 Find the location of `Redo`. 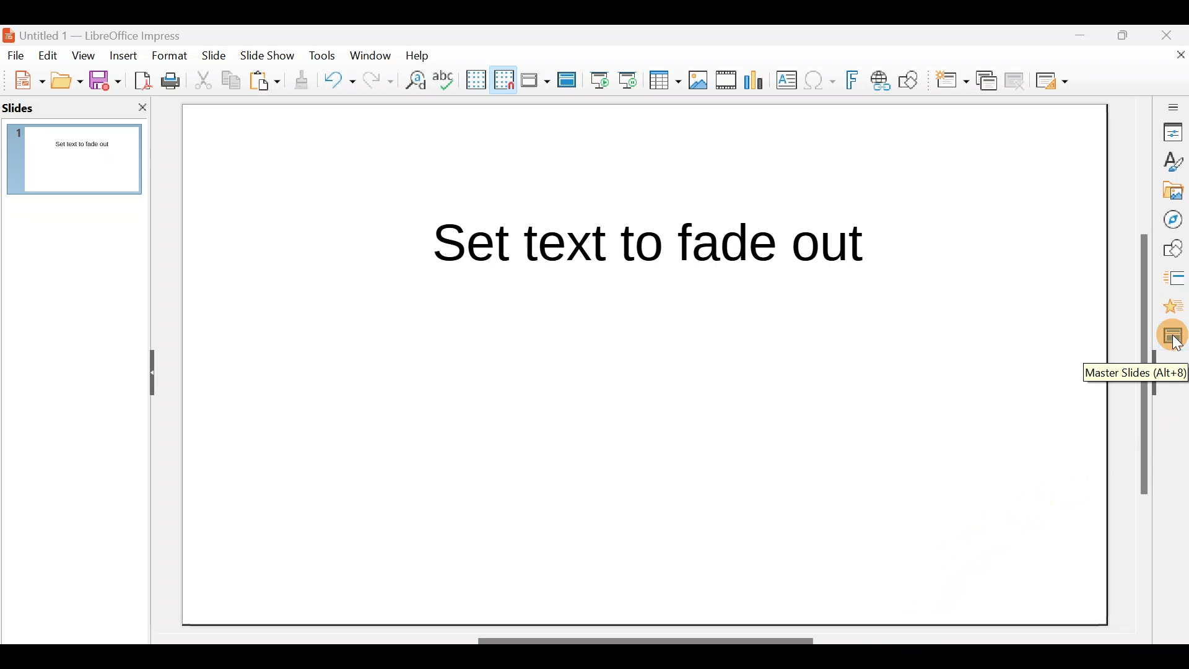

Redo is located at coordinates (377, 80).